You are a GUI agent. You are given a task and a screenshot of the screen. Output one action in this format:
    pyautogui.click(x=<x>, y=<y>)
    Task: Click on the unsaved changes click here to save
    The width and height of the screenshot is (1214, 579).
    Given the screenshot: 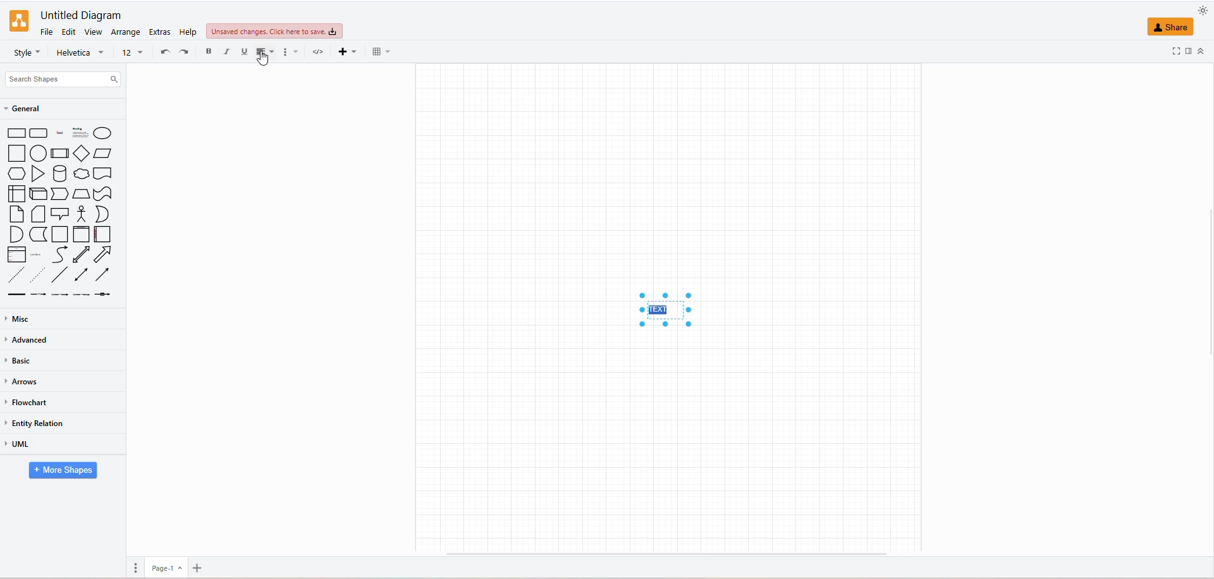 What is the action you would take?
    pyautogui.click(x=273, y=32)
    